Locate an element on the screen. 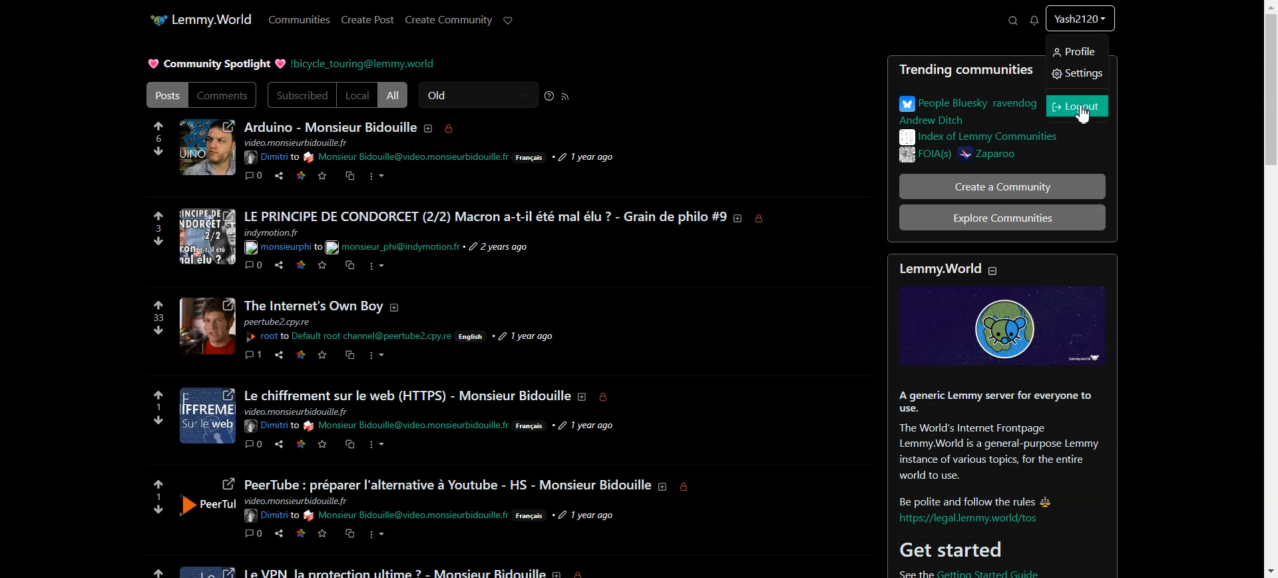  locked is located at coordinates (688, 488).